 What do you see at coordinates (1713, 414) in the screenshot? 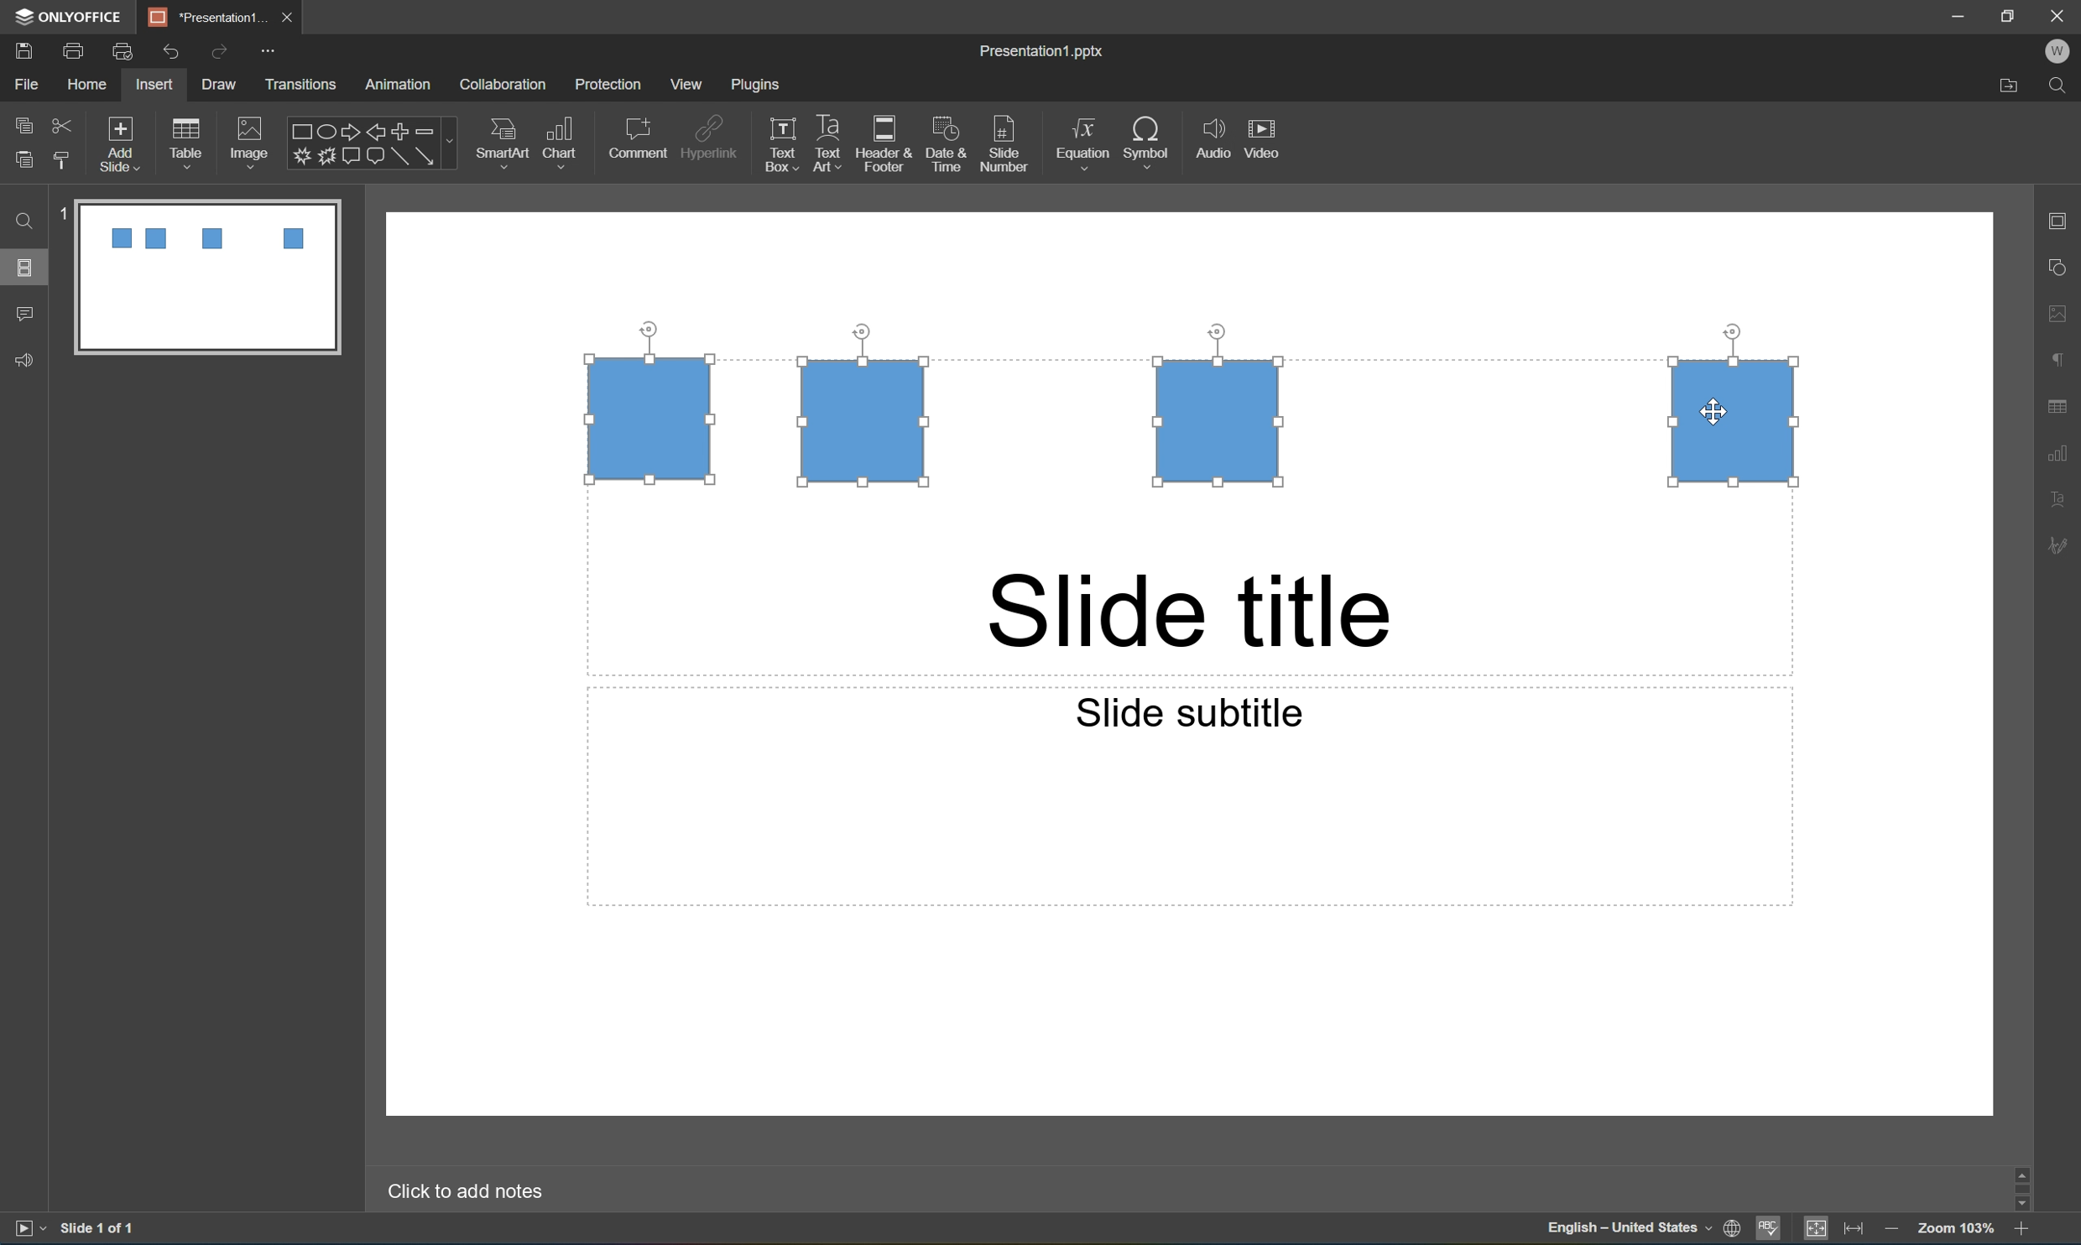
I see `Cursor` at bounding box center [1713, 414].